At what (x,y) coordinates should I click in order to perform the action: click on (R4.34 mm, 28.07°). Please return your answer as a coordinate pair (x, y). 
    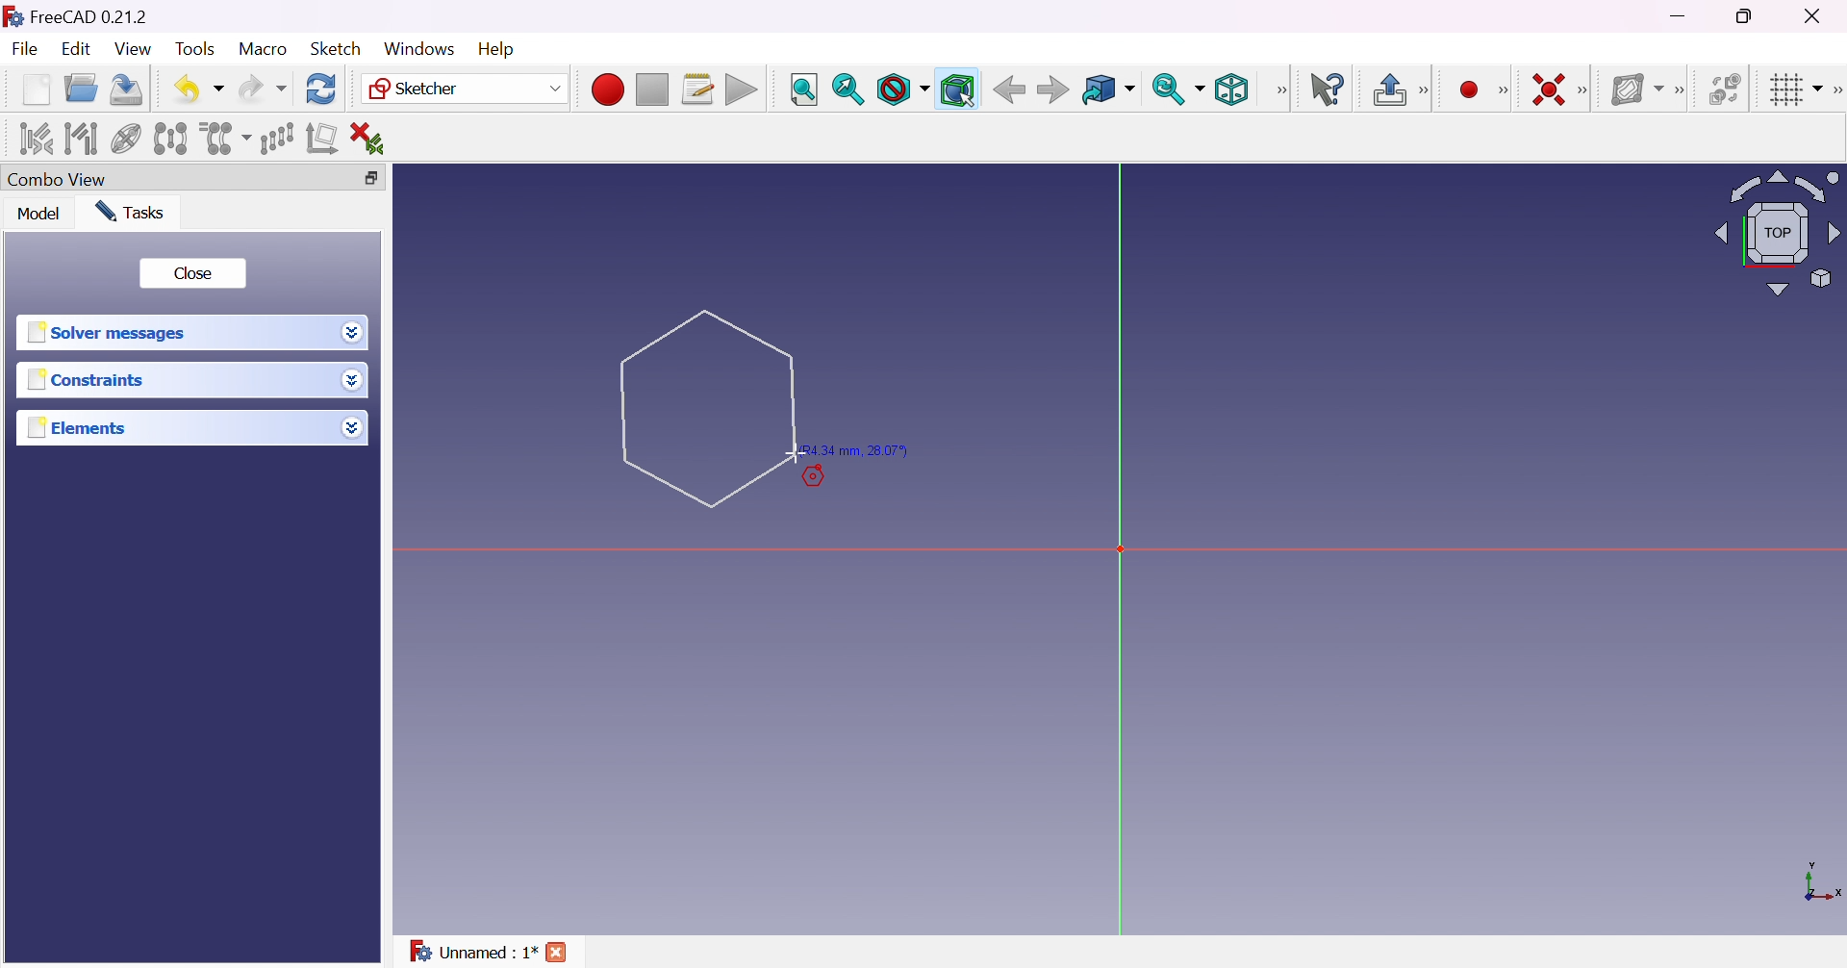
    Looking at the image, I should click on (858, 451).